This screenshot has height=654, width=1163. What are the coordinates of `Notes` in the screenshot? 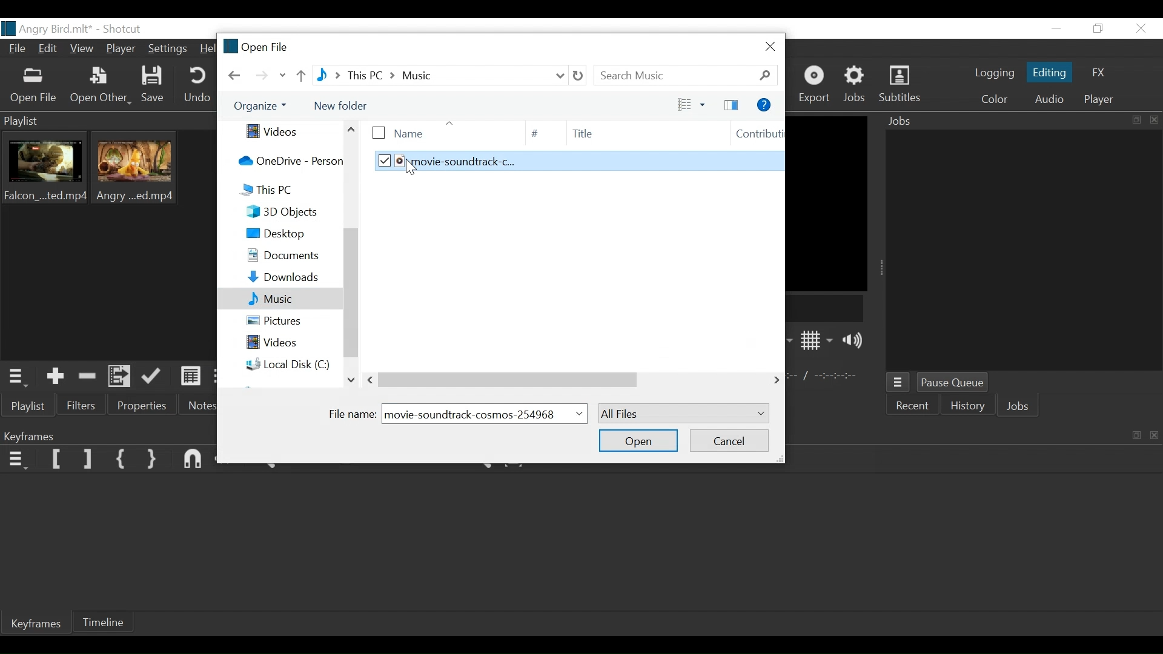 It's located at (200, 406).